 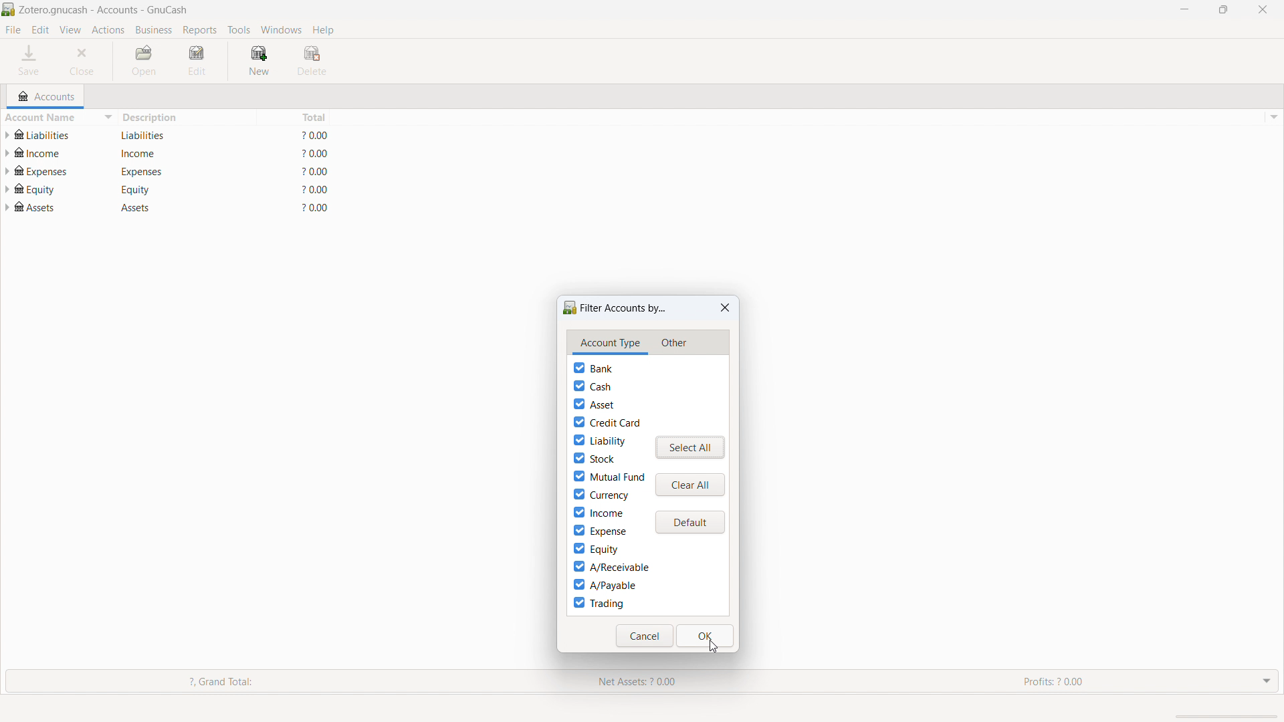 What do you see at coordinates (644, 636) in the screenshot?
I see `cancel` at bounding box center [644, 636].